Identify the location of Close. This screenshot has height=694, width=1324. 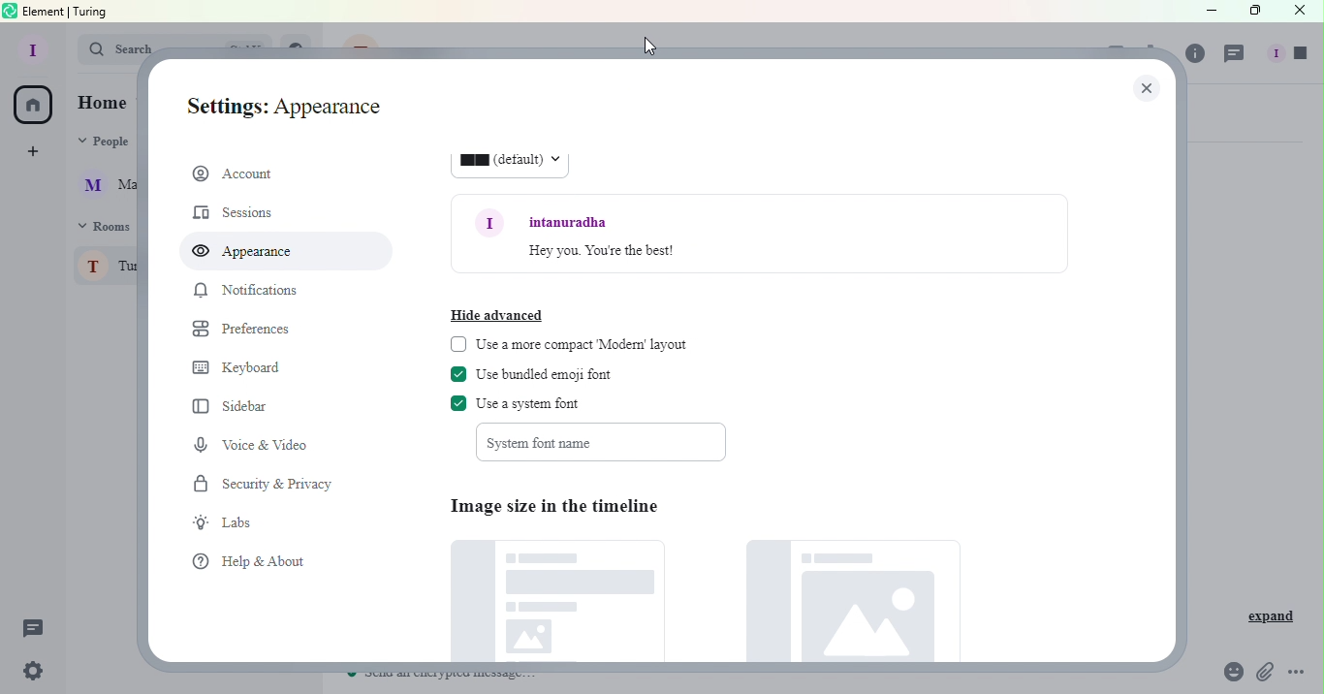
(1301, 12).